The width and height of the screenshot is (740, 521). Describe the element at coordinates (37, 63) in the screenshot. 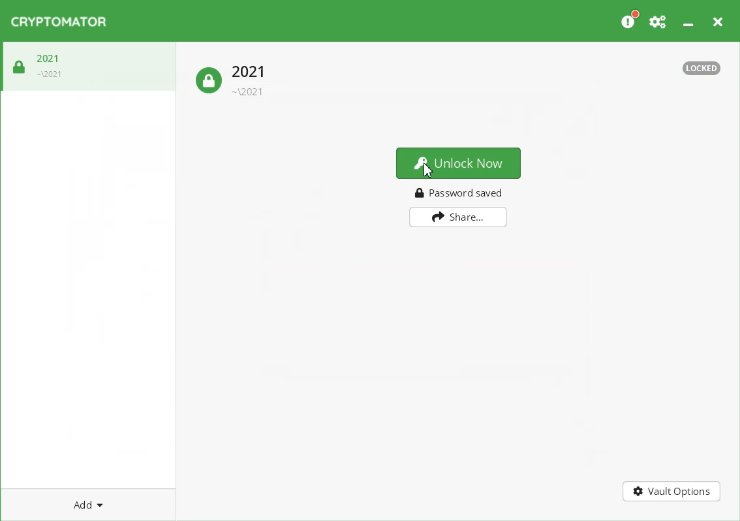

I see `Unlock Vault` at that location.